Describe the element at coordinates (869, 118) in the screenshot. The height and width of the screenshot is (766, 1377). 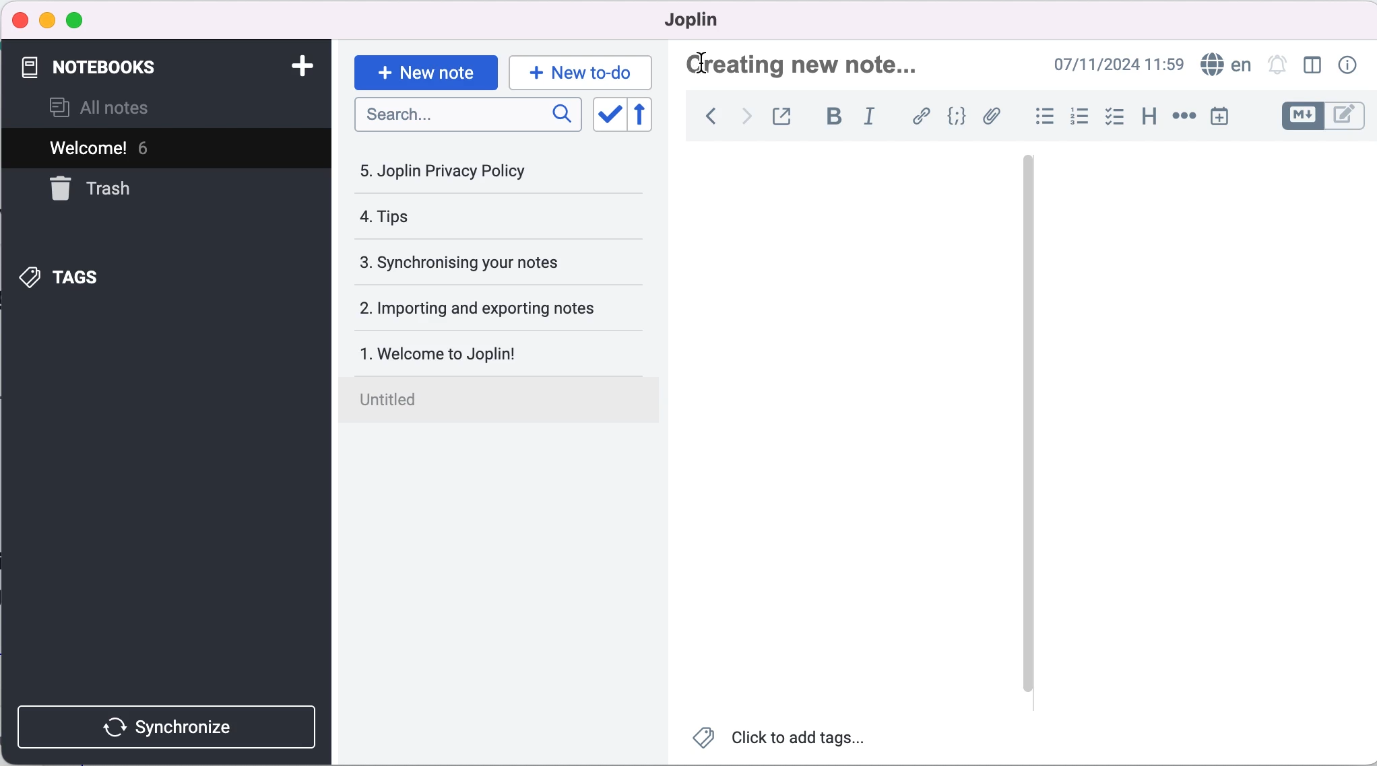
I see `italic` at that location.